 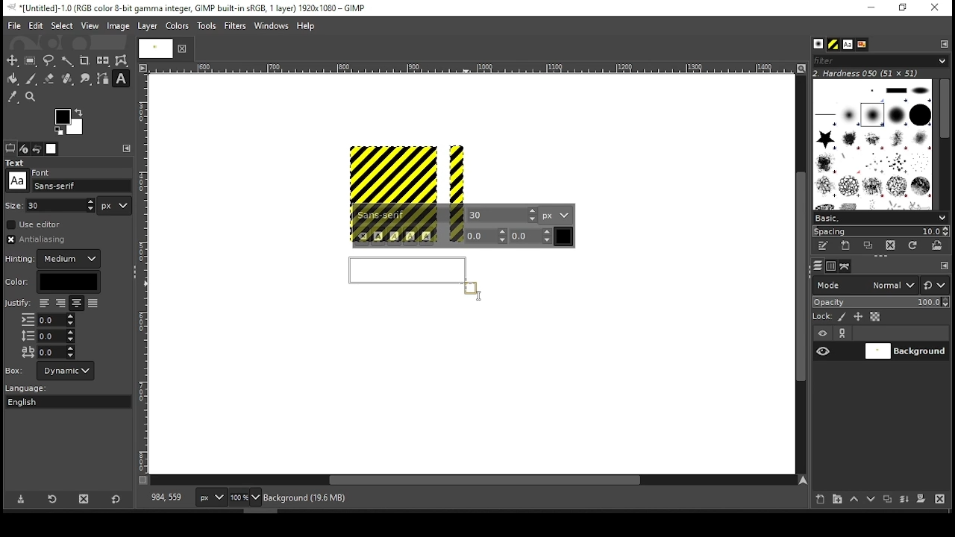 I want to click on mode, so click(x=865, y=286).